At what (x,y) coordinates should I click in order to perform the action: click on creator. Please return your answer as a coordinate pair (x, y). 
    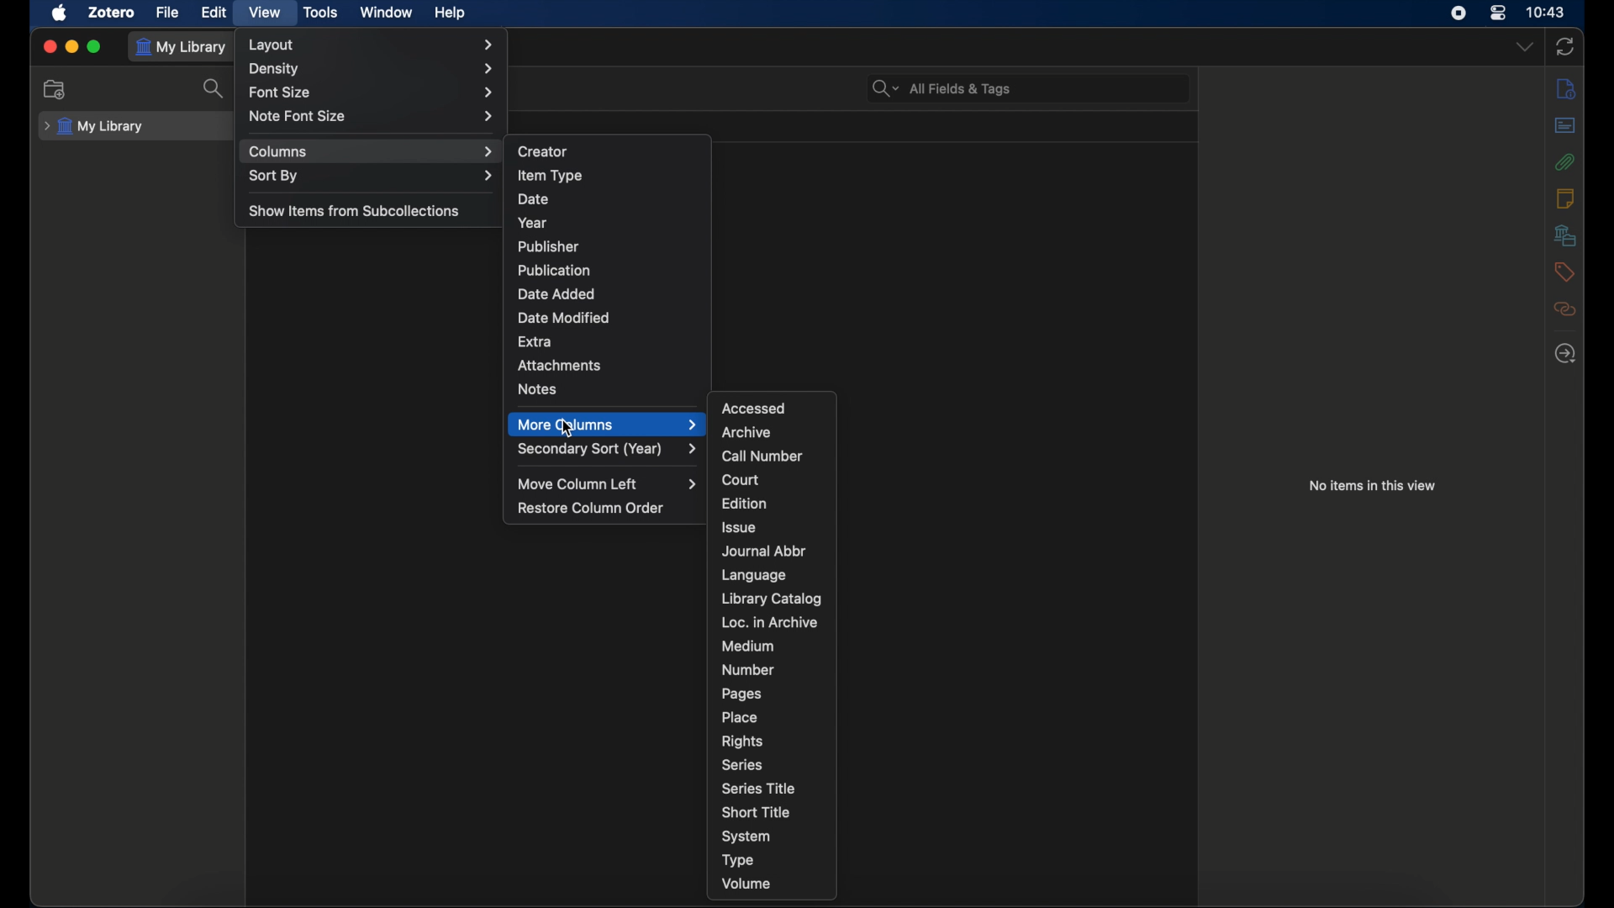
    Looking at the image, I should click on (543, 151).